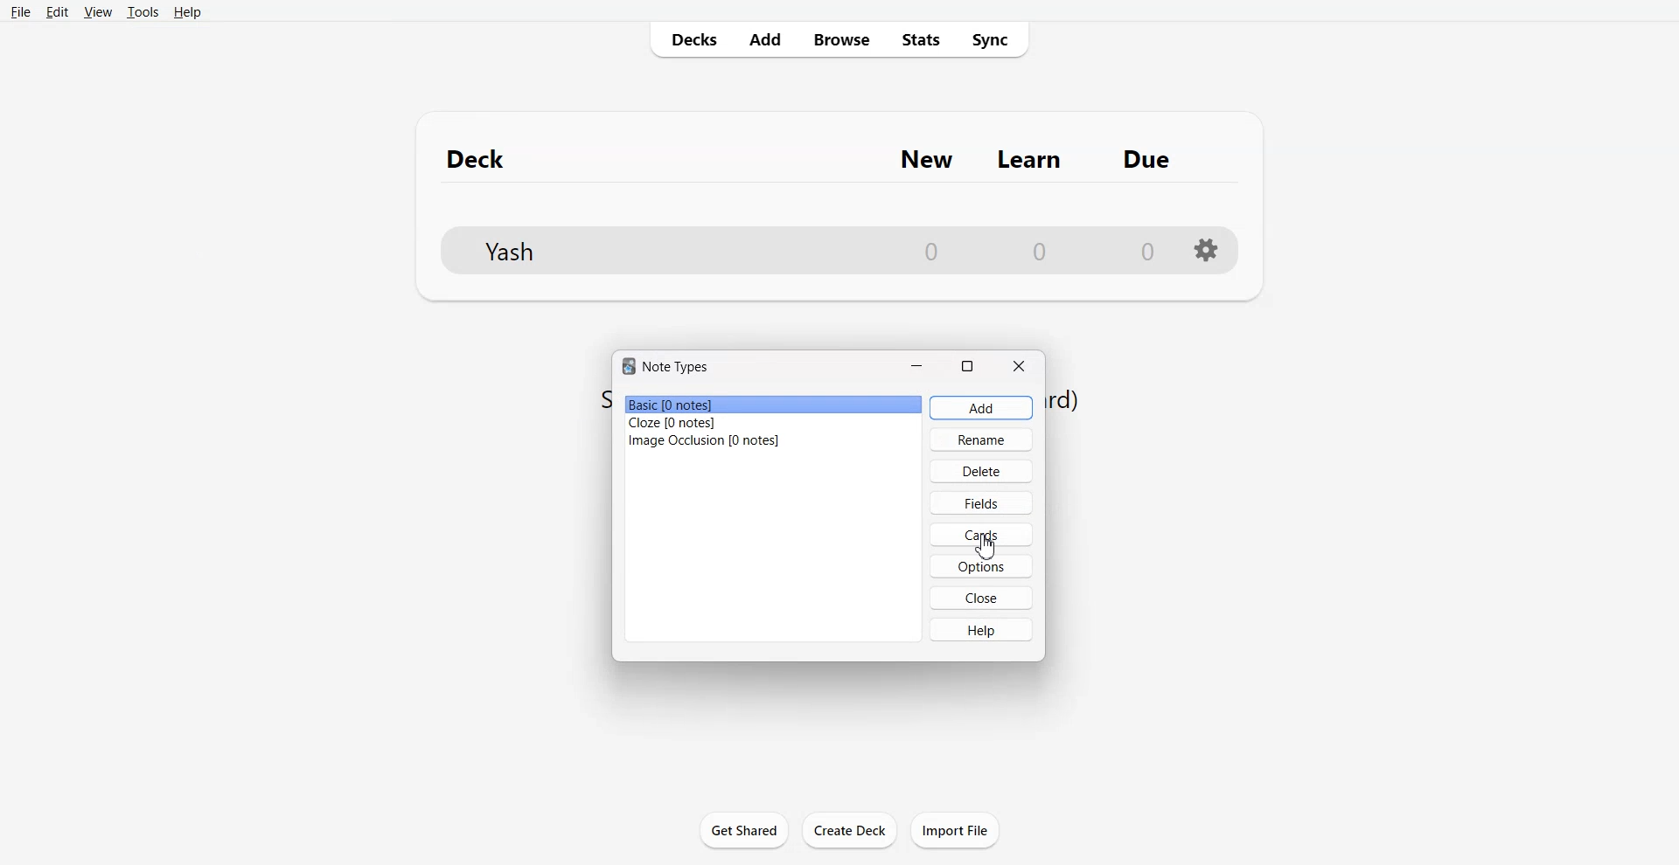  Describe the element at coordinates (665, 367) in the screenshot. I see `Text` at that location.